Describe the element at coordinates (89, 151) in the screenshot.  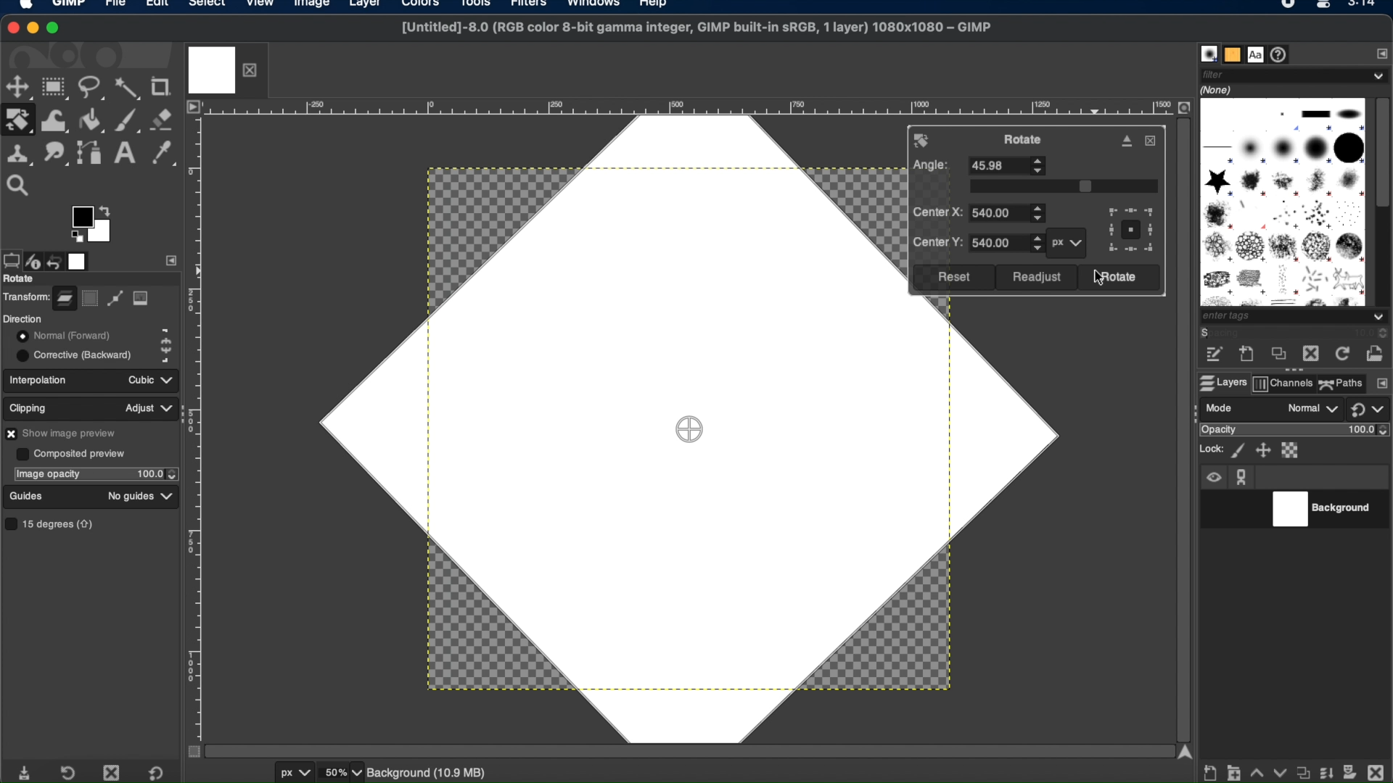
I see `paths tool` at that location.